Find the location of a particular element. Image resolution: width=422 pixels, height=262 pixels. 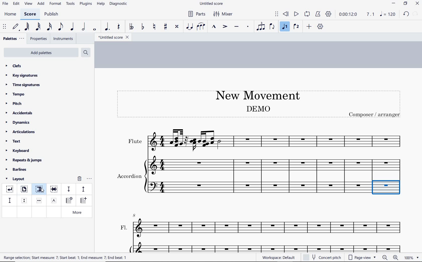

barlines is located at coordinates (18, 170).